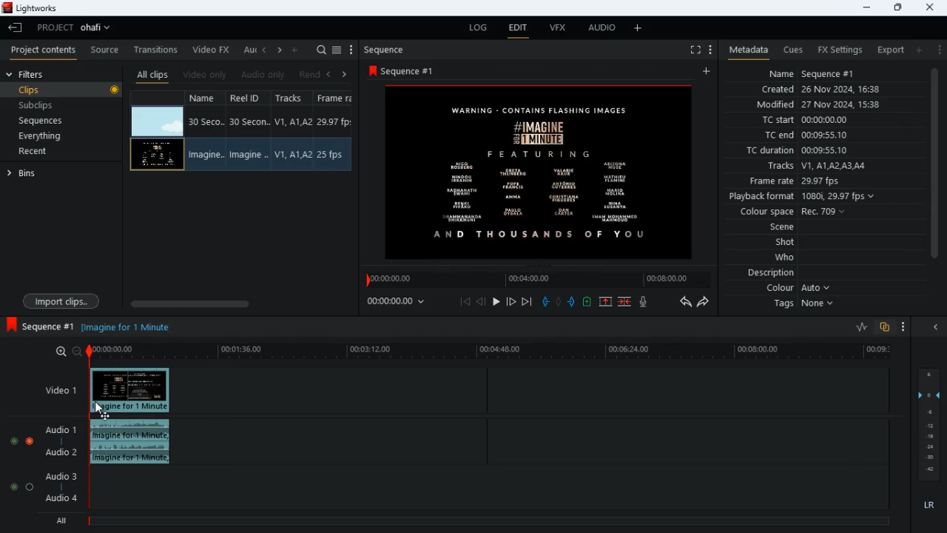 The height and width of the screenshot is (533, 947). What do you see at coordinates (158, 121) in the screenshot?
I see `videos` at bounding box center [158, 121].